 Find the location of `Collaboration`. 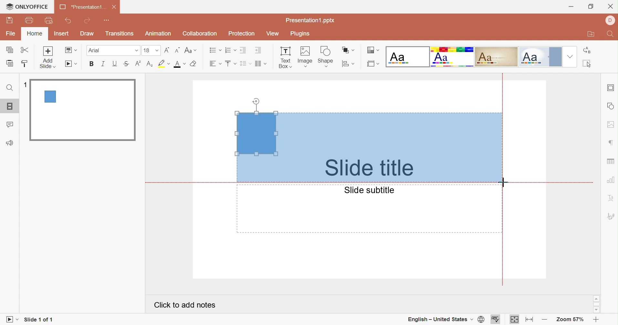

Collaboration is located at coordinates (199, 34).